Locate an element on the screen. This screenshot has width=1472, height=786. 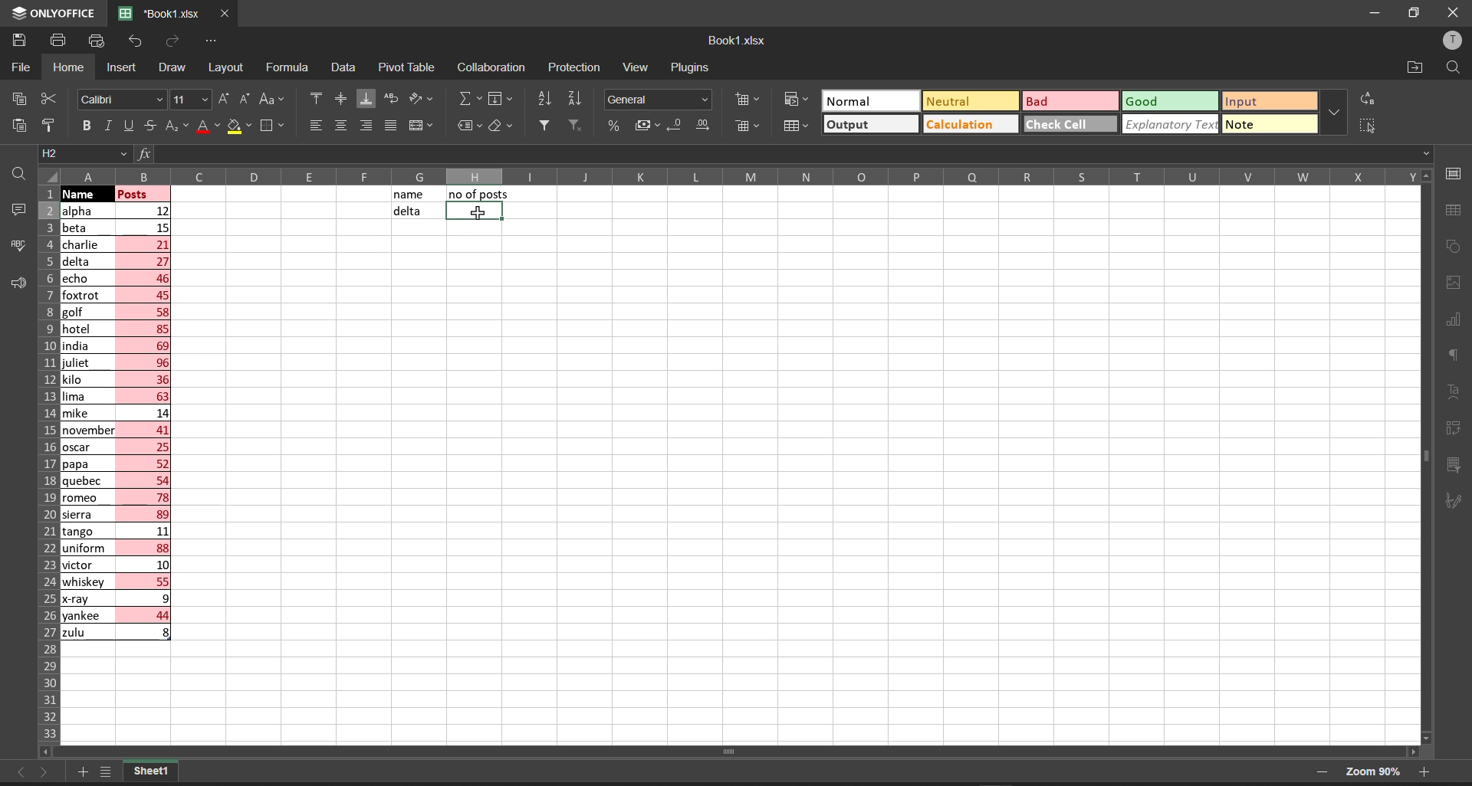
column names is located at coordinates (741, 175).